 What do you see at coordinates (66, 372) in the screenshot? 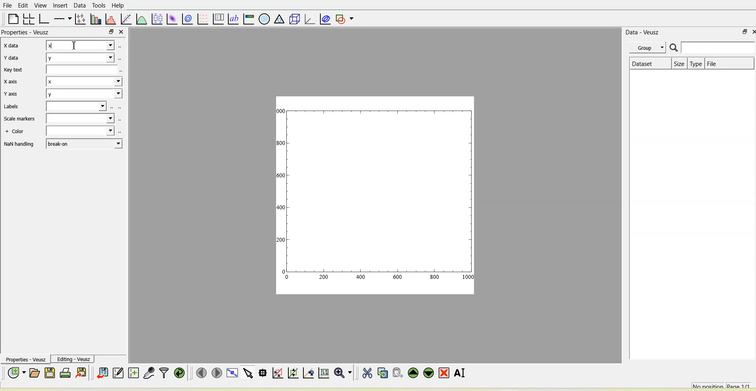
I see `Print the document` at bounding box center [66, 372].